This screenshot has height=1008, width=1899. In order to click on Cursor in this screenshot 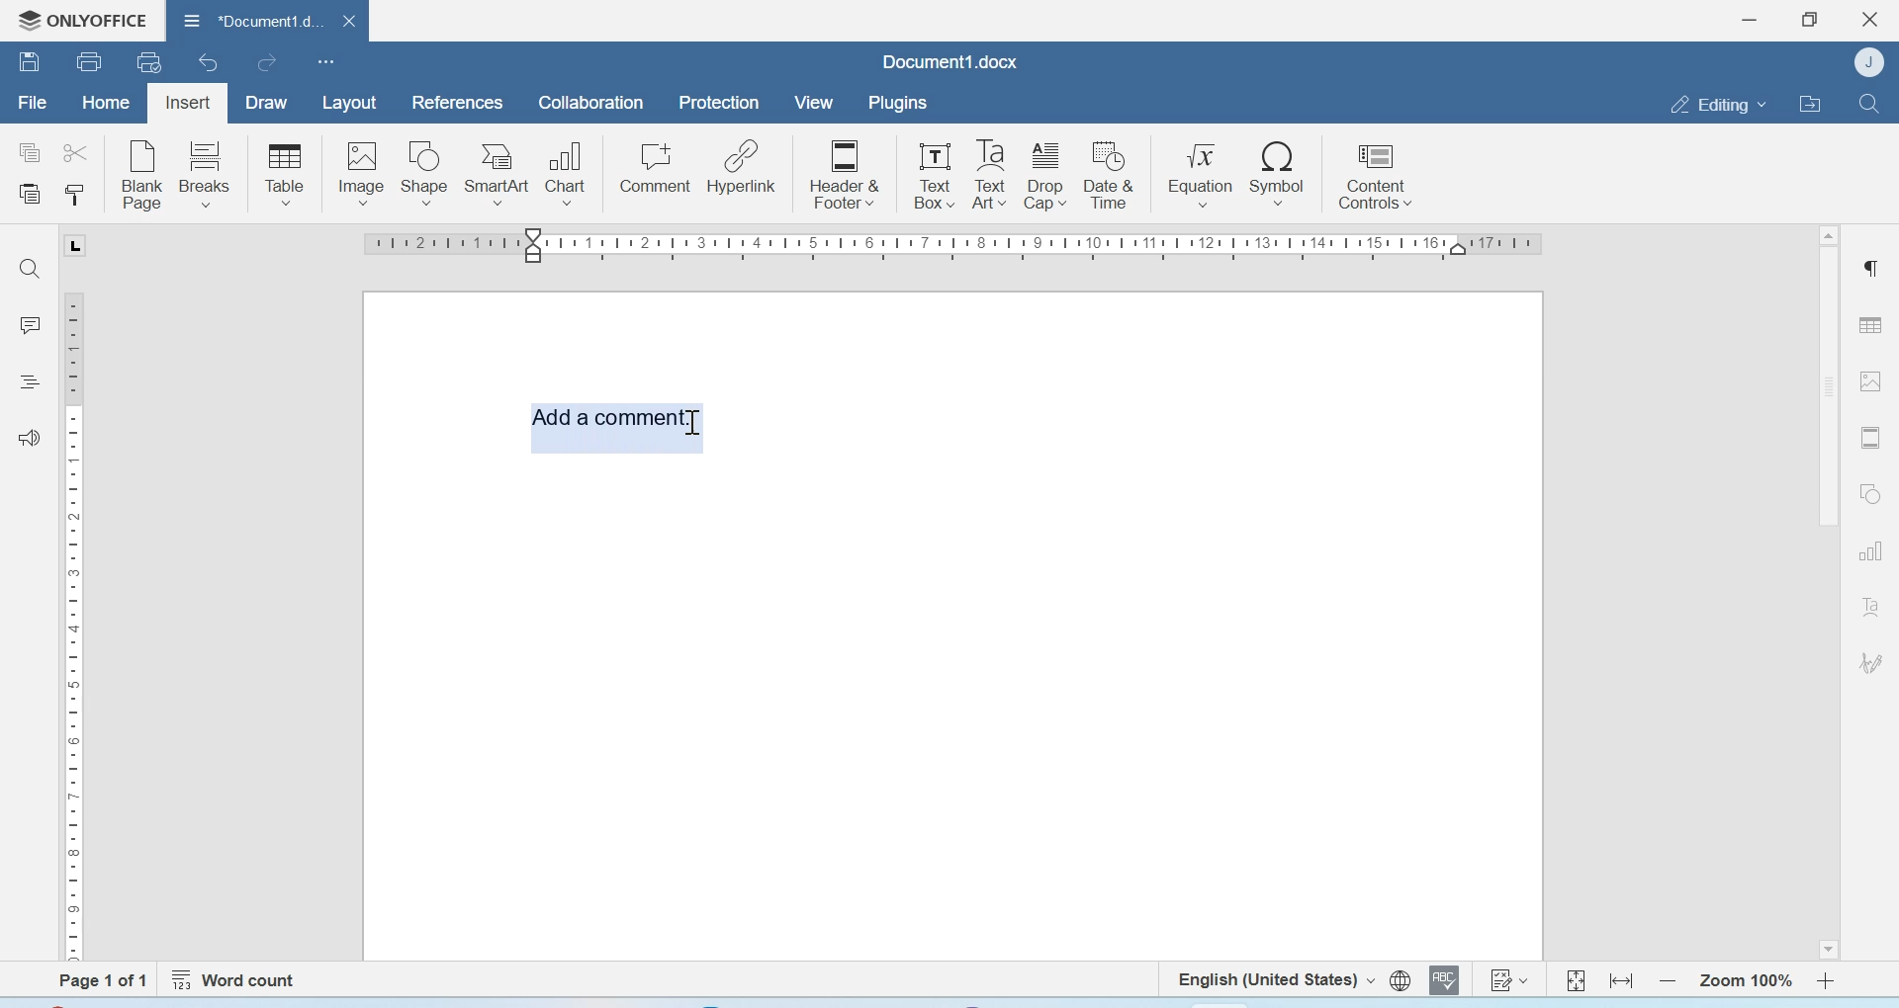, I will do `click(699, 425)`.